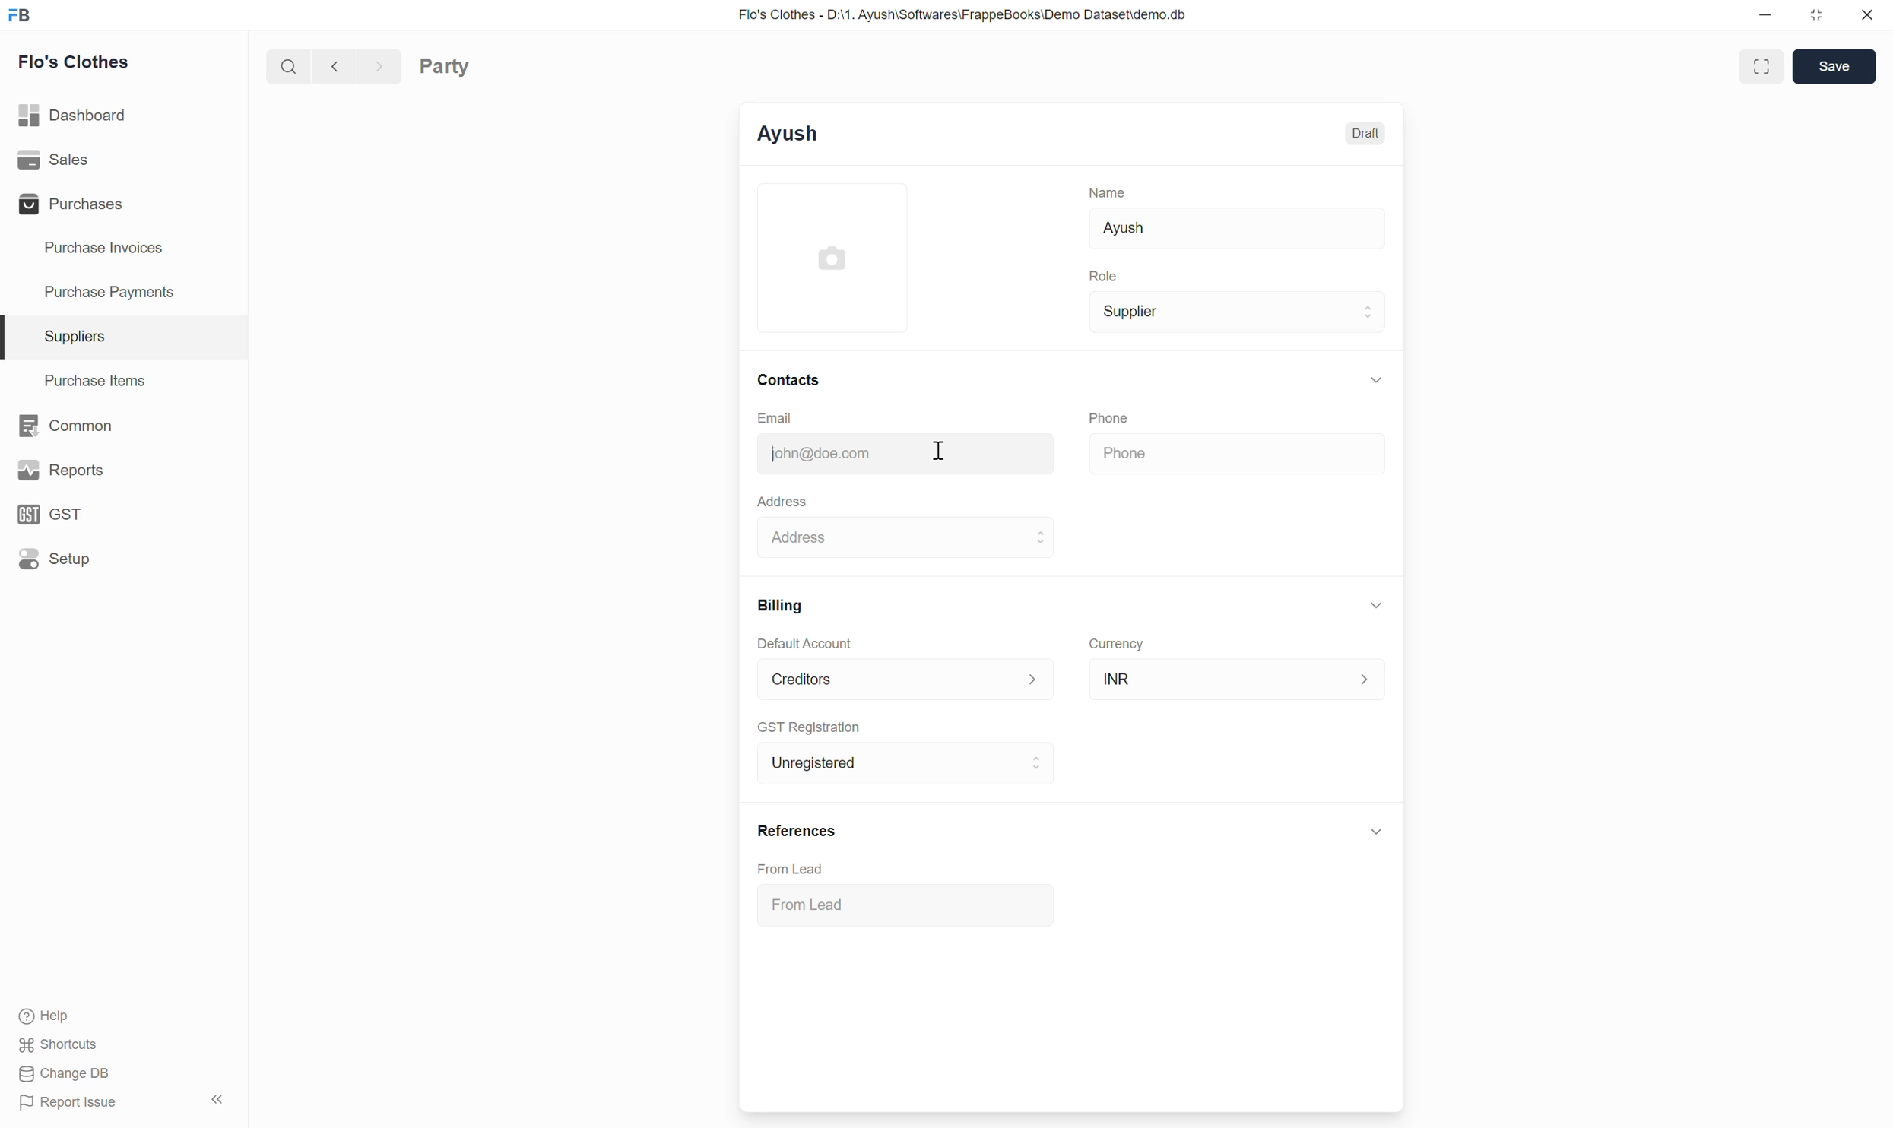 The height and width of the screenshot is (1128, 1893). Describe the element at coordinates (445, 66) in the screenshot. I see `Party` at that location.